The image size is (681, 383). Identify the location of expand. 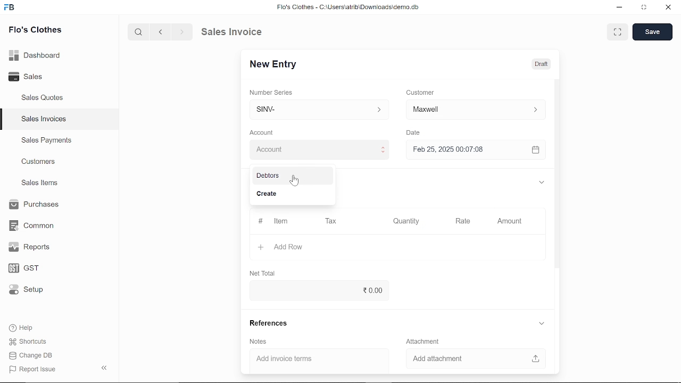
(543, 323).